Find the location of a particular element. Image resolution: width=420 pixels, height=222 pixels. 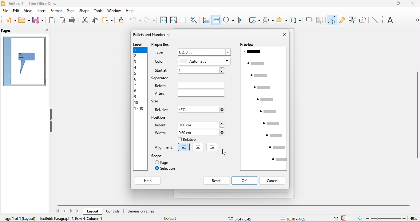

arrange is located at coordinates (282, 20).